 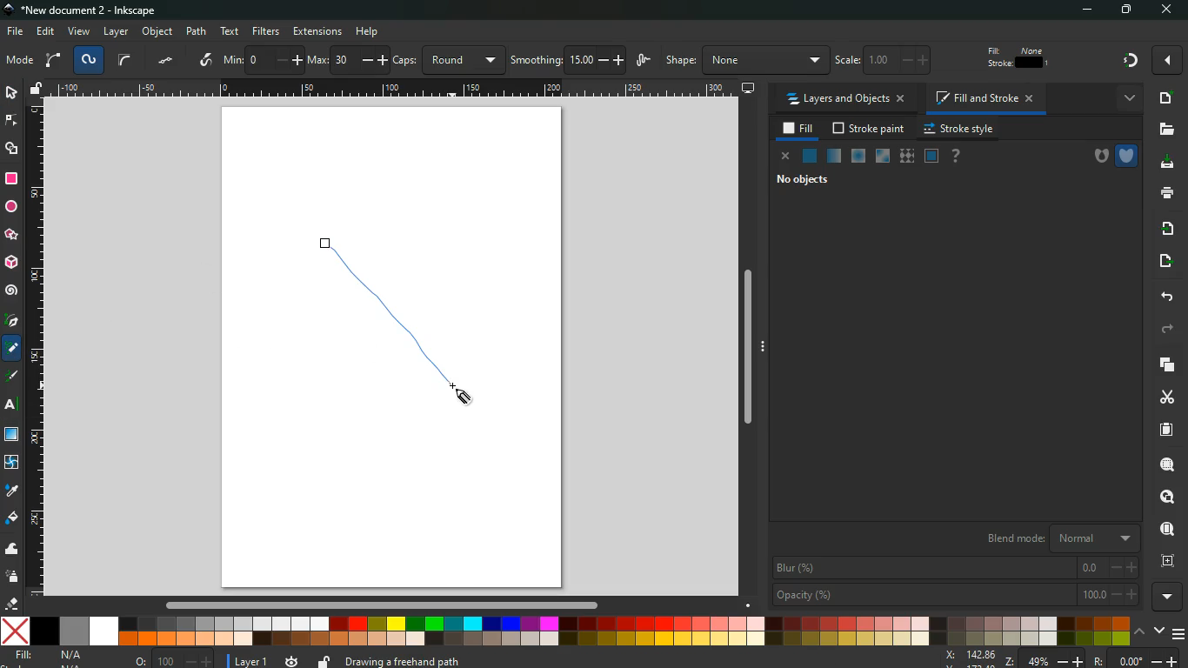 I want to click on receive, so click(x=1165, y=227).